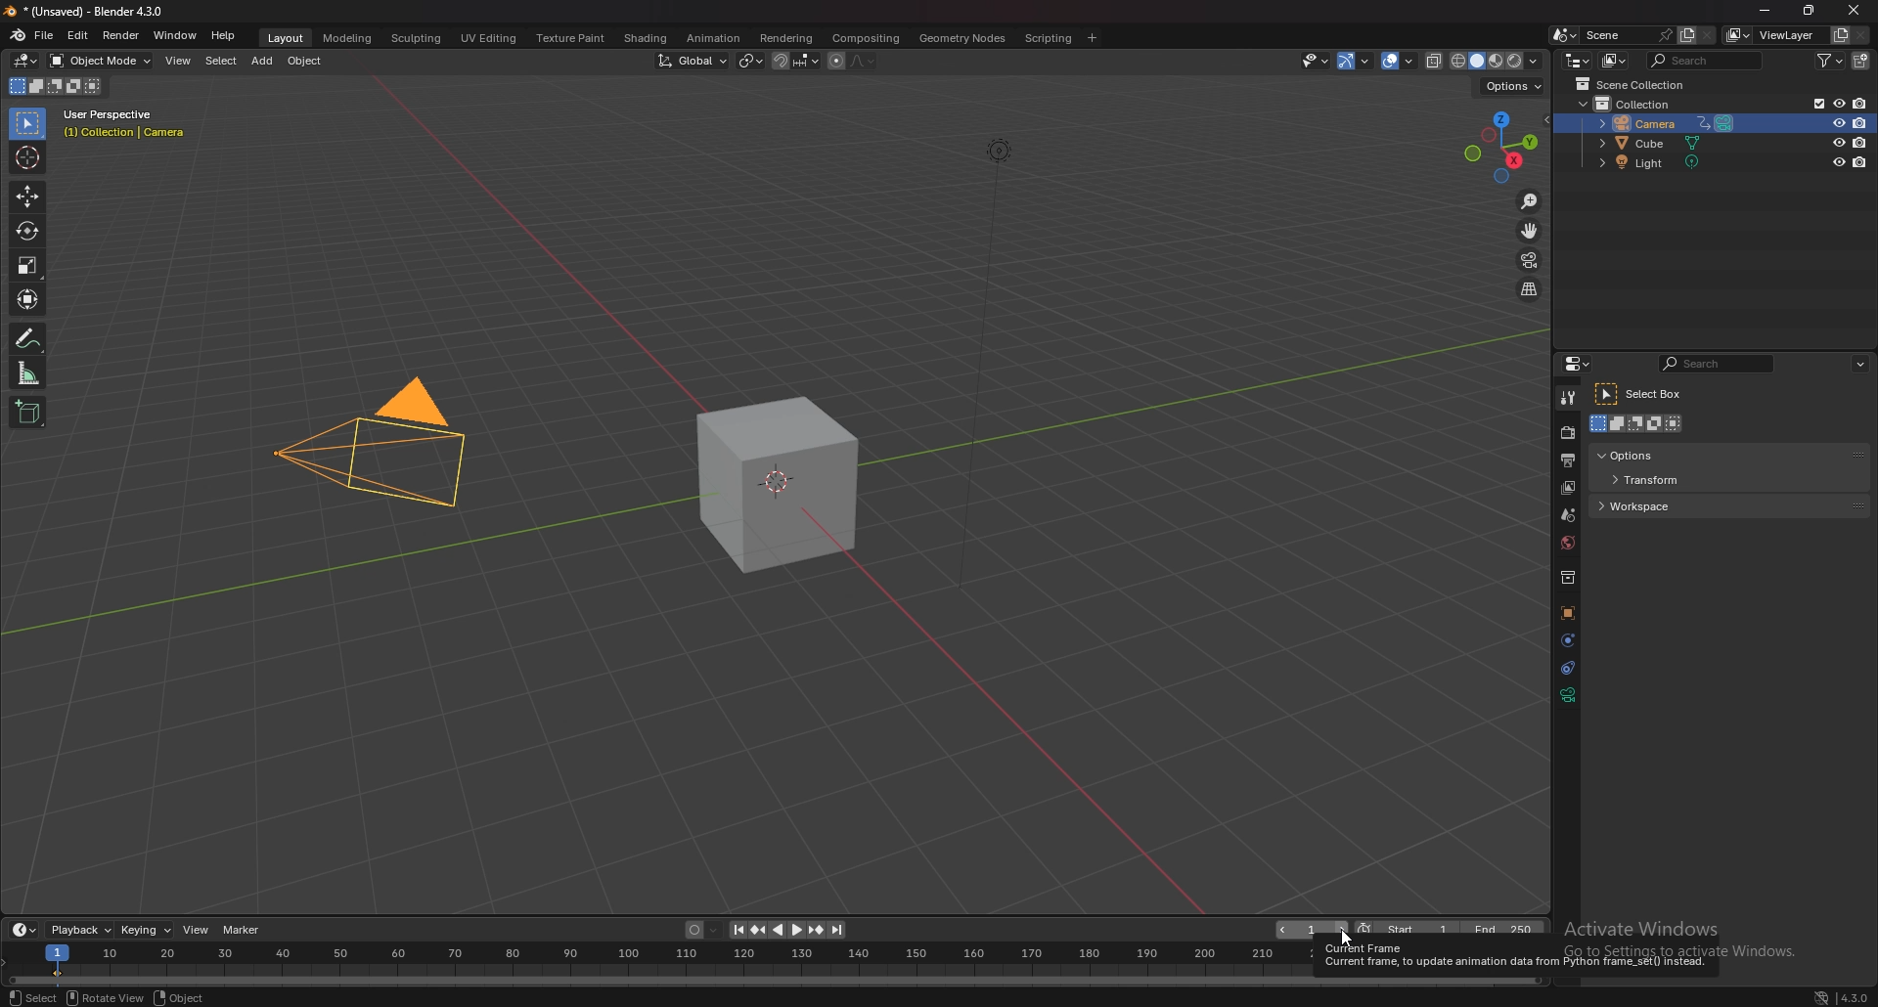 This screenshot has height=1007, width=1878. What do you see at coordinates (1505, 930) in the screenshot?
I see `end` at bounding box center [1505, 930].